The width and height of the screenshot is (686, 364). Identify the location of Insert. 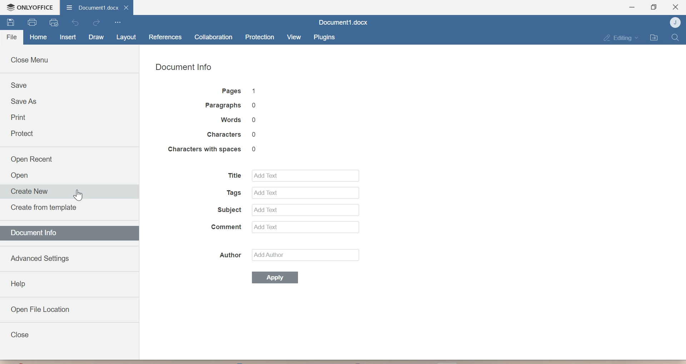
(68, 37).